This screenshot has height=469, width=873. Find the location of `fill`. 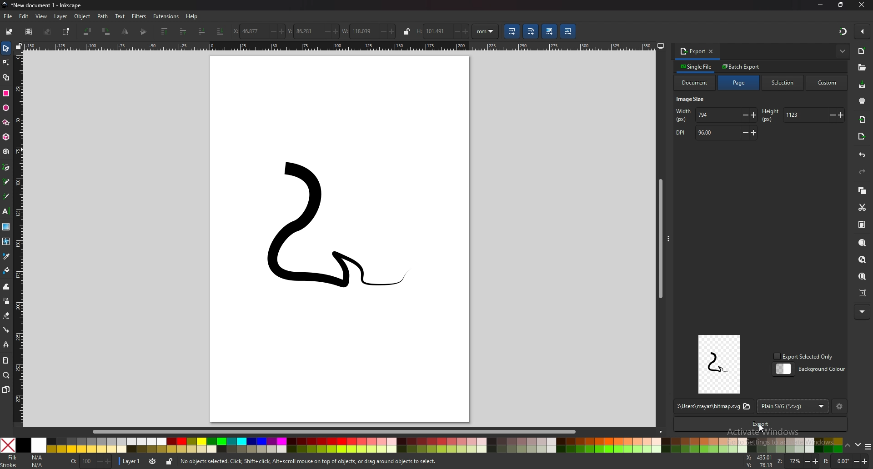

fill is located at coordinates (26, 457).